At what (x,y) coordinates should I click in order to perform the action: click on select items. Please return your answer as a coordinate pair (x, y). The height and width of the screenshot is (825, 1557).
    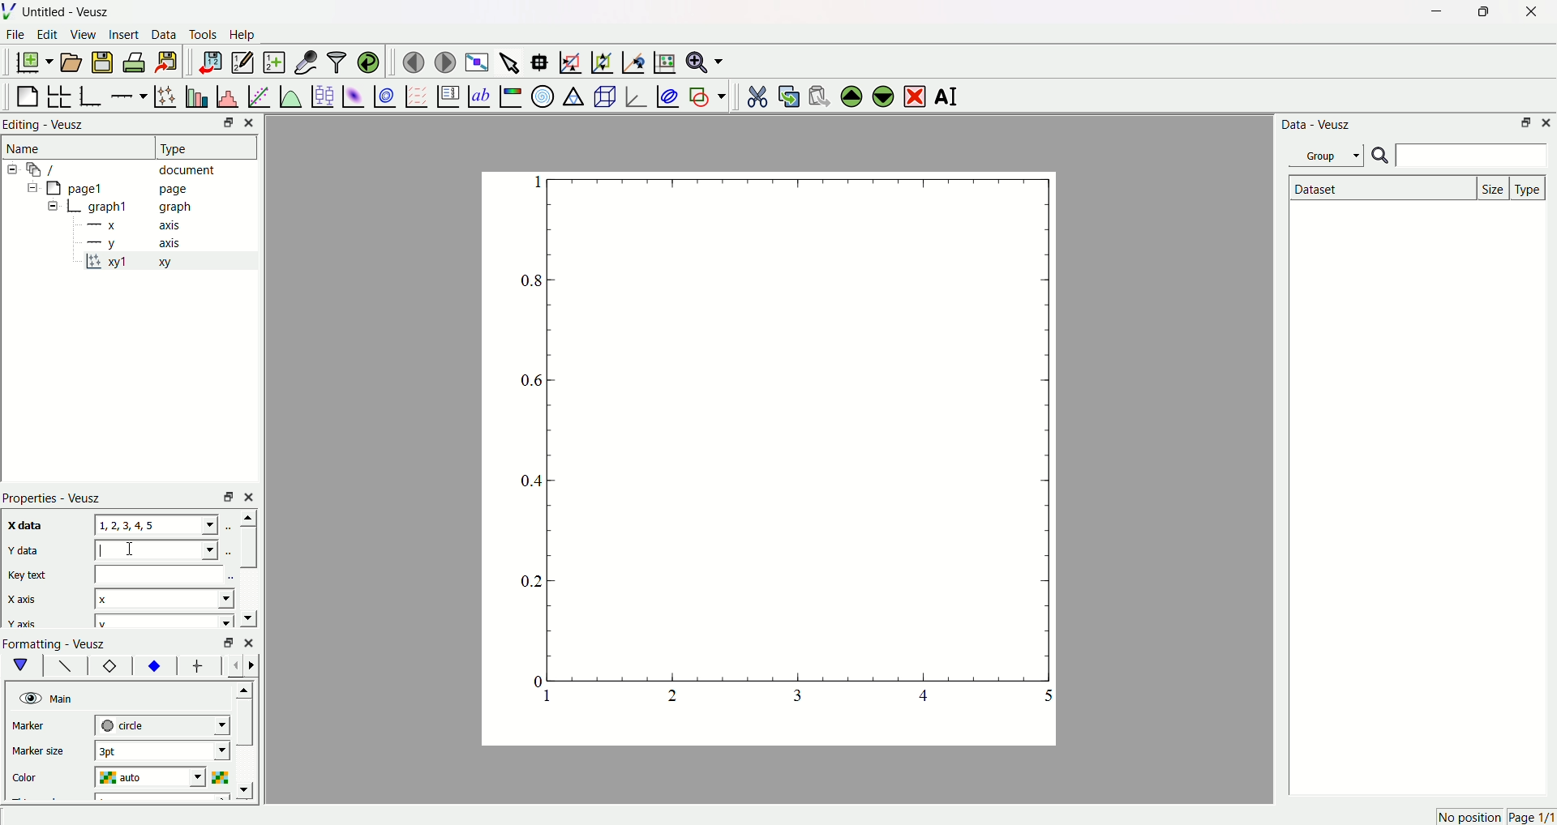
    Looking at the image, I should click on (511, 60).